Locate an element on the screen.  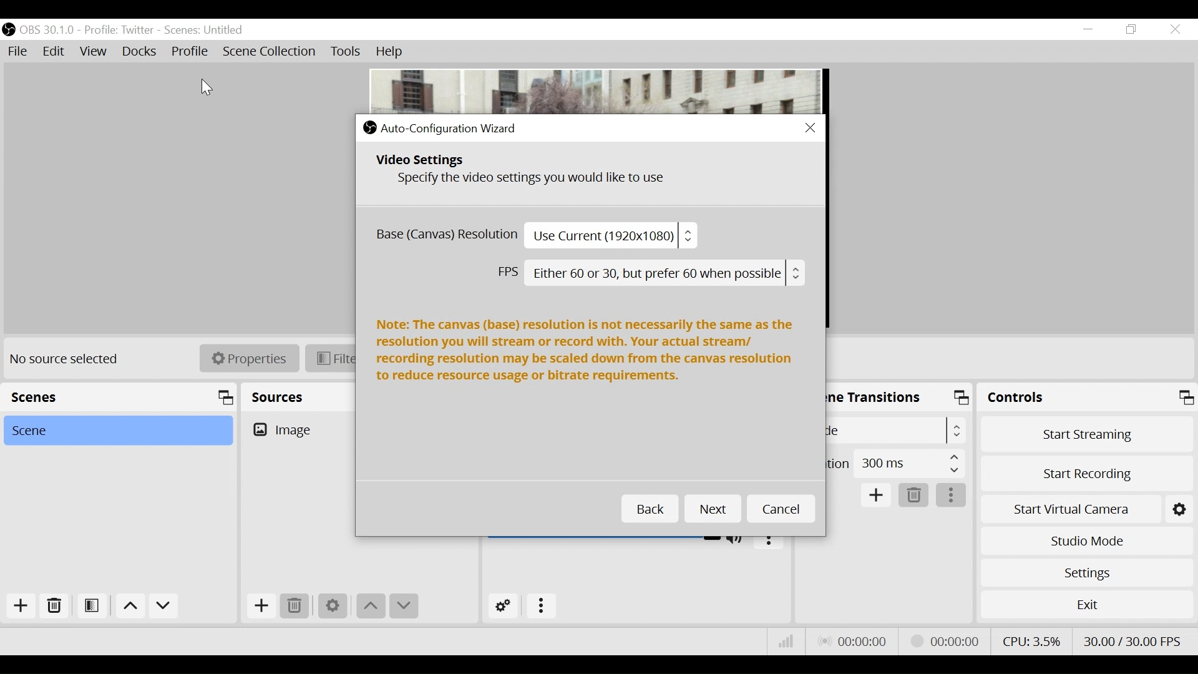
Delete is located at coordinates (295, 606).